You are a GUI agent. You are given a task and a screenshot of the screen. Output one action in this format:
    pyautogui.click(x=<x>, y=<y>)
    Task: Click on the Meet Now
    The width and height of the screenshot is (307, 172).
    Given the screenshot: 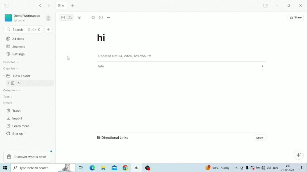 What is the action you would take?
    pyautogui.click(x=242, y=168)
    